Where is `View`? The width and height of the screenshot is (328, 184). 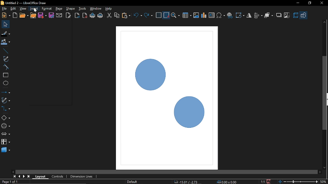 View is located at coordinates (24, 9).